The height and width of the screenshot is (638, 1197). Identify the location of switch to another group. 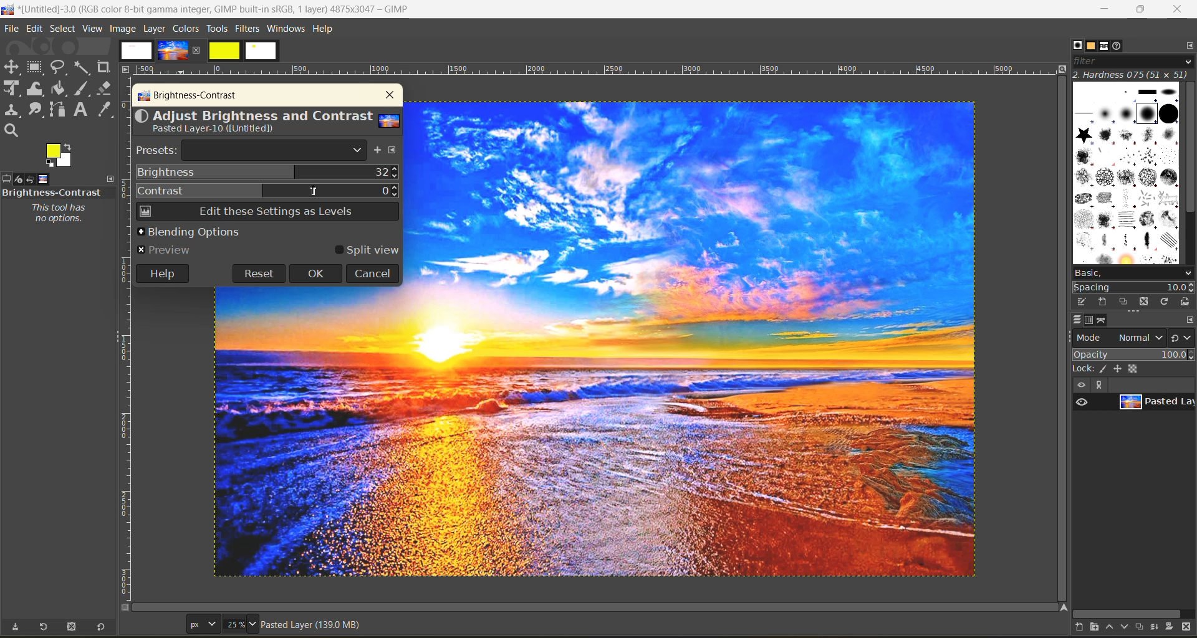
(1183, 340).